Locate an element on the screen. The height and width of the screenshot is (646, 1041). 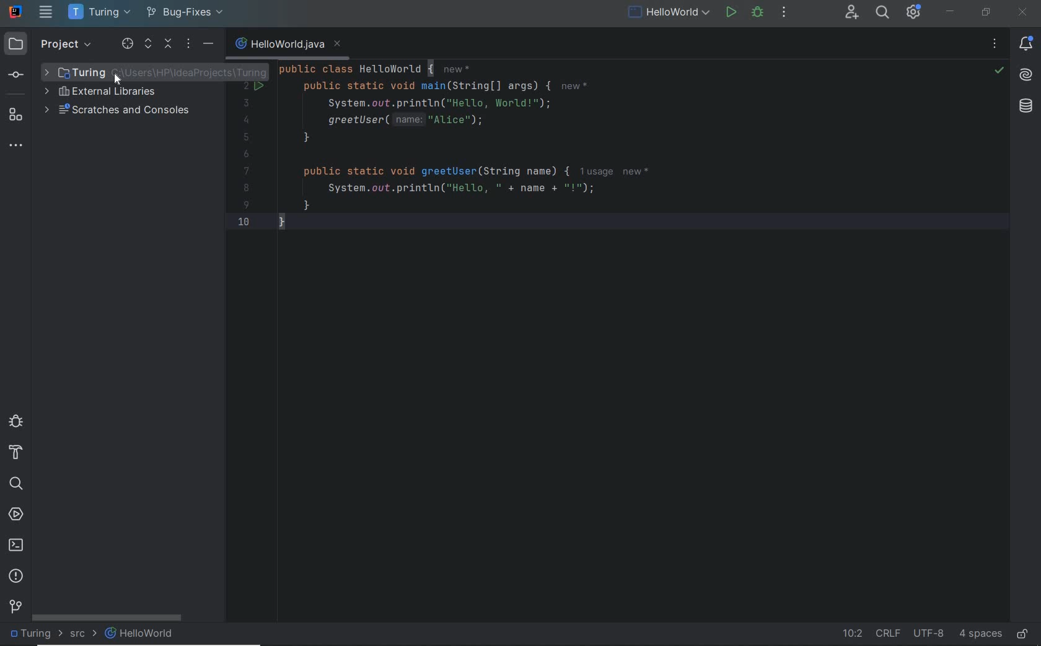
collapse is located at coordinates (169, 45).